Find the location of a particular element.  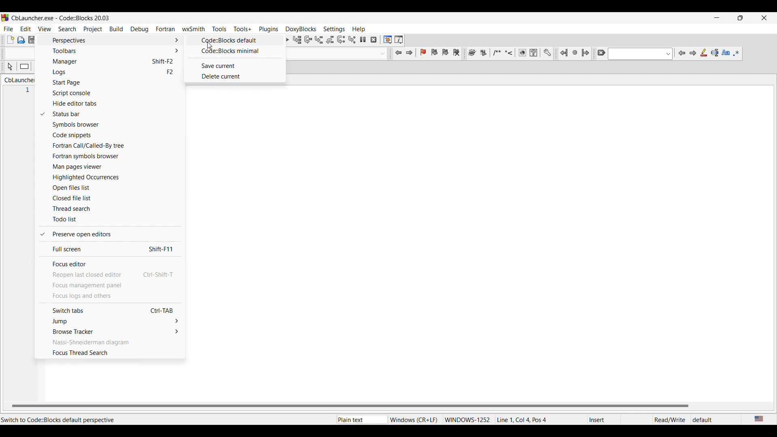

Open is located at coordinates (21, 40).